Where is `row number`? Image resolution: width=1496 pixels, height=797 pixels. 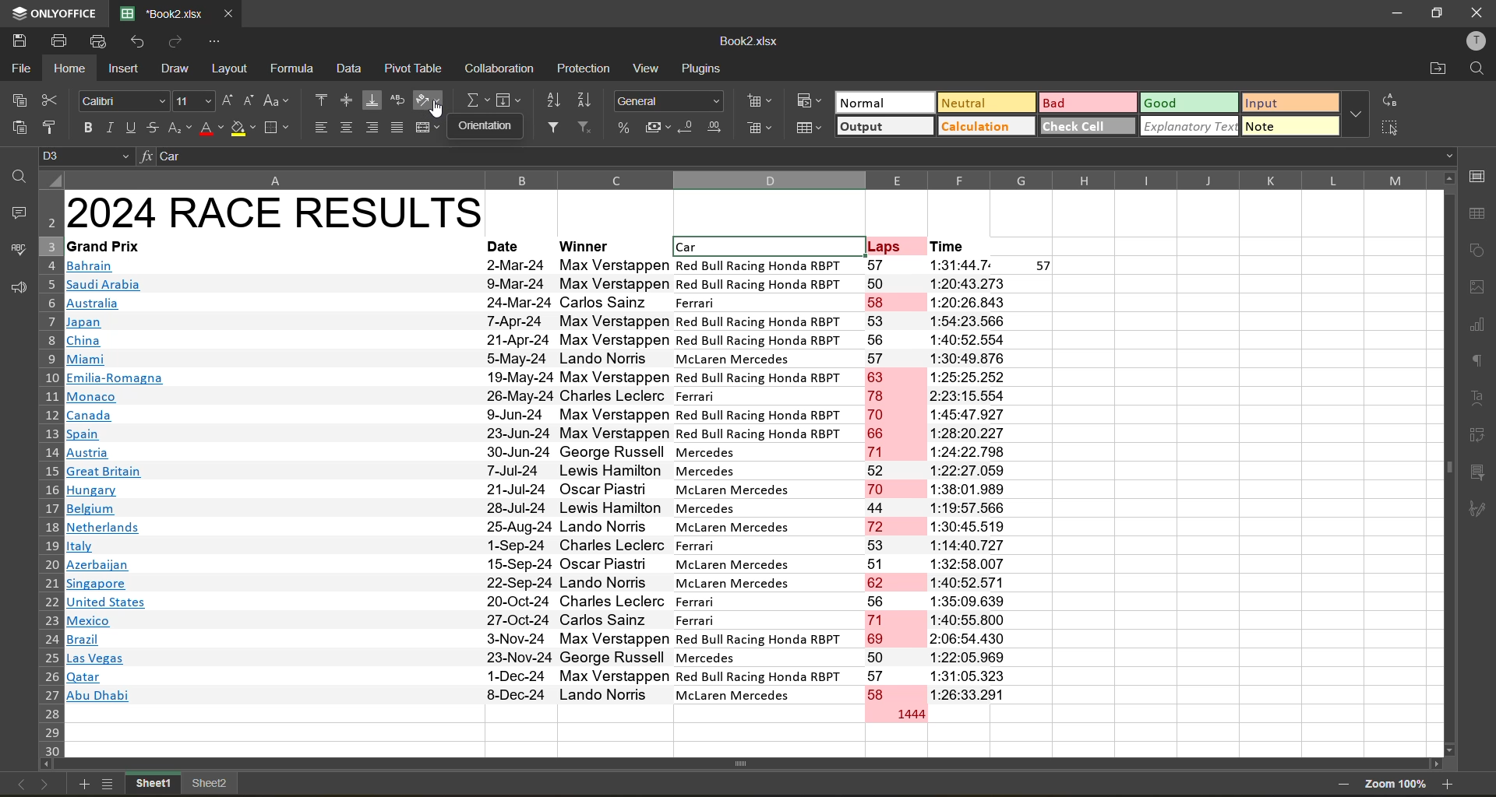 row number is located at coordinates (48, 473).